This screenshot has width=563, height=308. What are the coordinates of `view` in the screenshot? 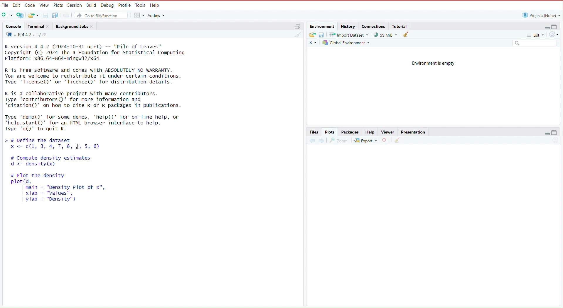 It's located at (44, 5).